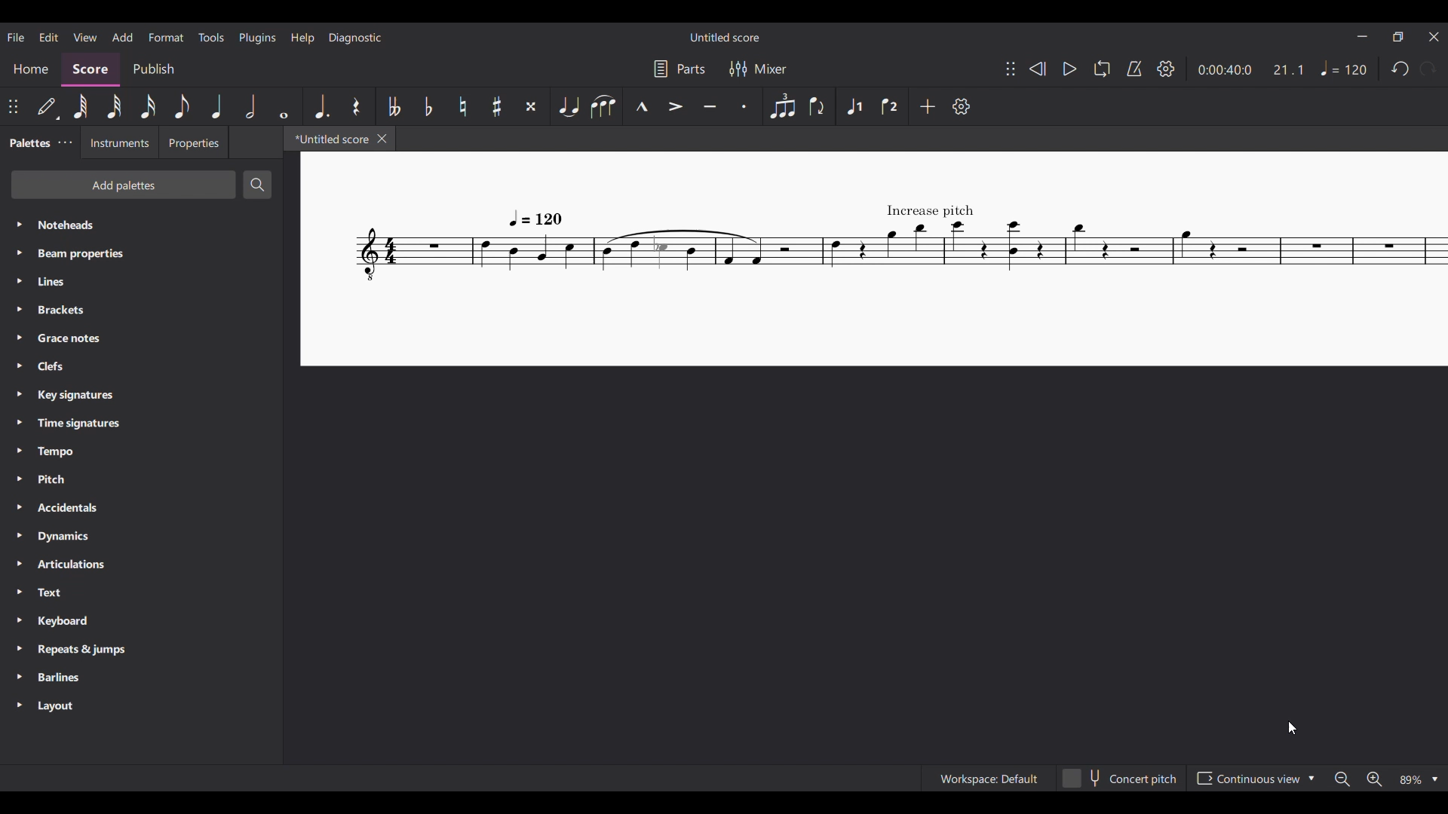 The width and height of the screenshot is (1448, 814). I want to click on Staccato, so click(744, 106).